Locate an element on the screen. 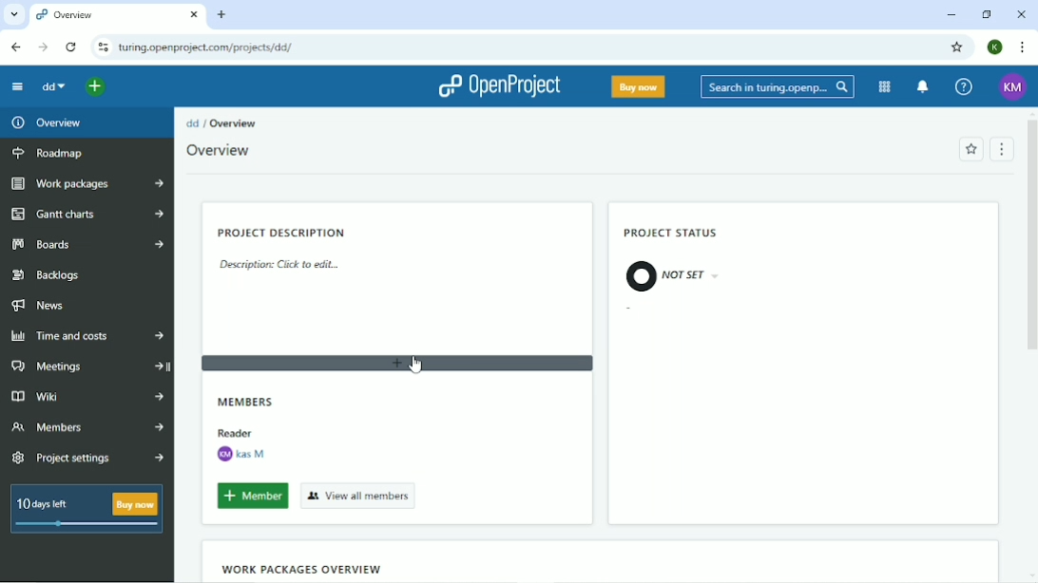 The width and height of the screenshot is (1038, 583). Vertical scrollbar is located at coordinates (1030, 235).